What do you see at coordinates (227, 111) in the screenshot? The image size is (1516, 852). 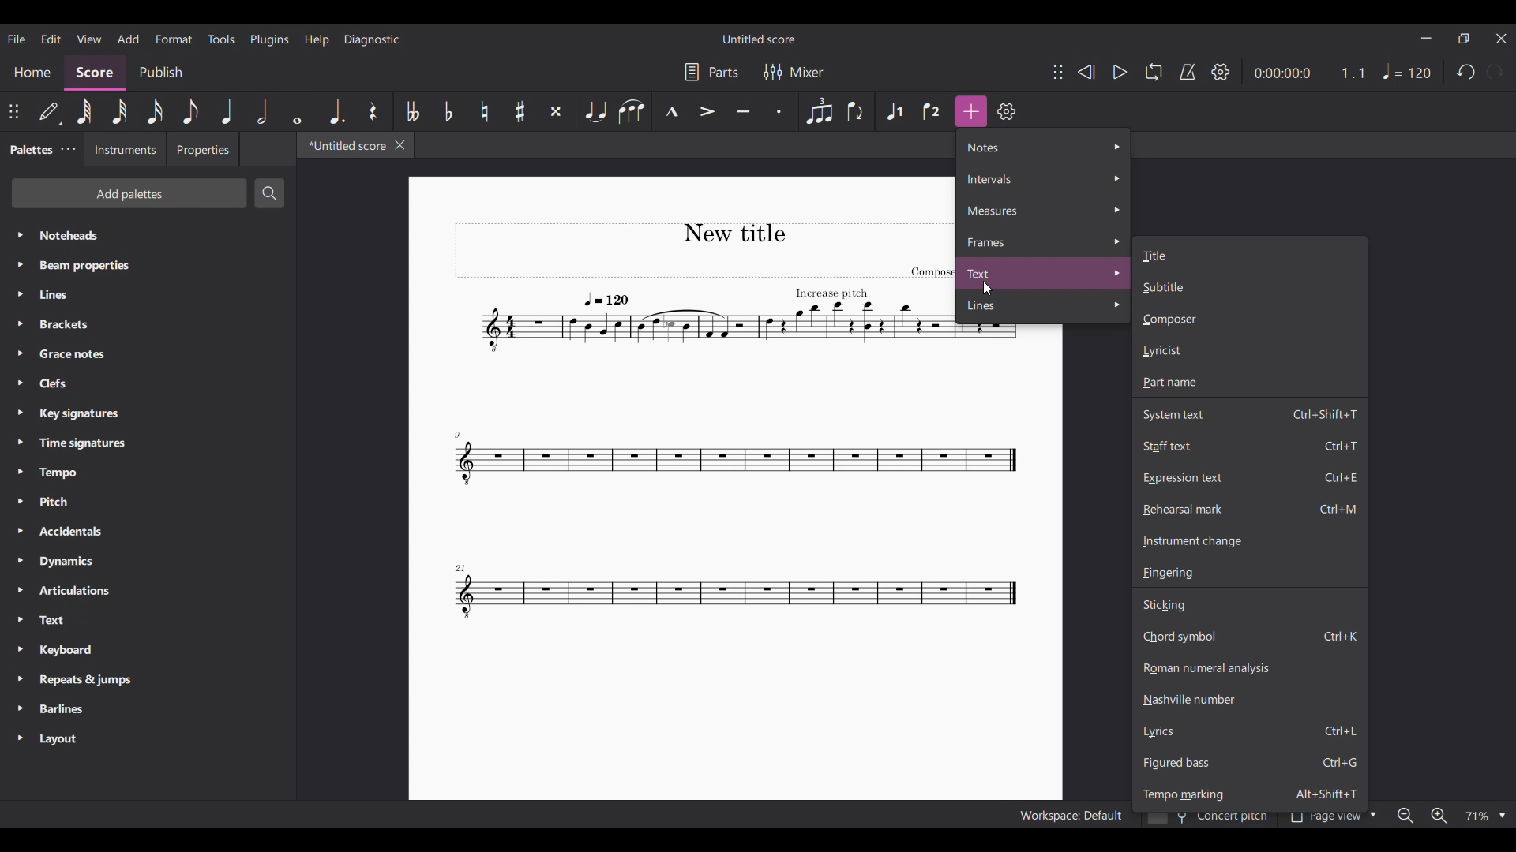 I see `Quarter note` at bounding box center [227, 111].